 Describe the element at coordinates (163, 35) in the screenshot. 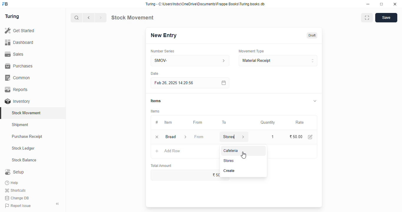

I see `new entry` at that location.